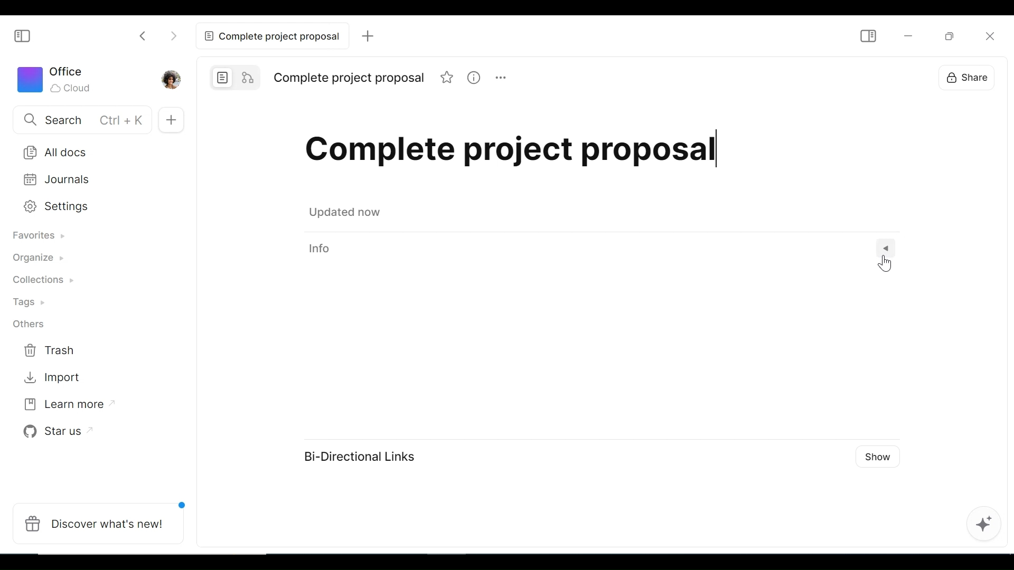 This screenshot has width=1014, height=570. What do you see at coordinates (173, 119) in the screenshot?
I see `Add New ` at bounding box center [173, 119].